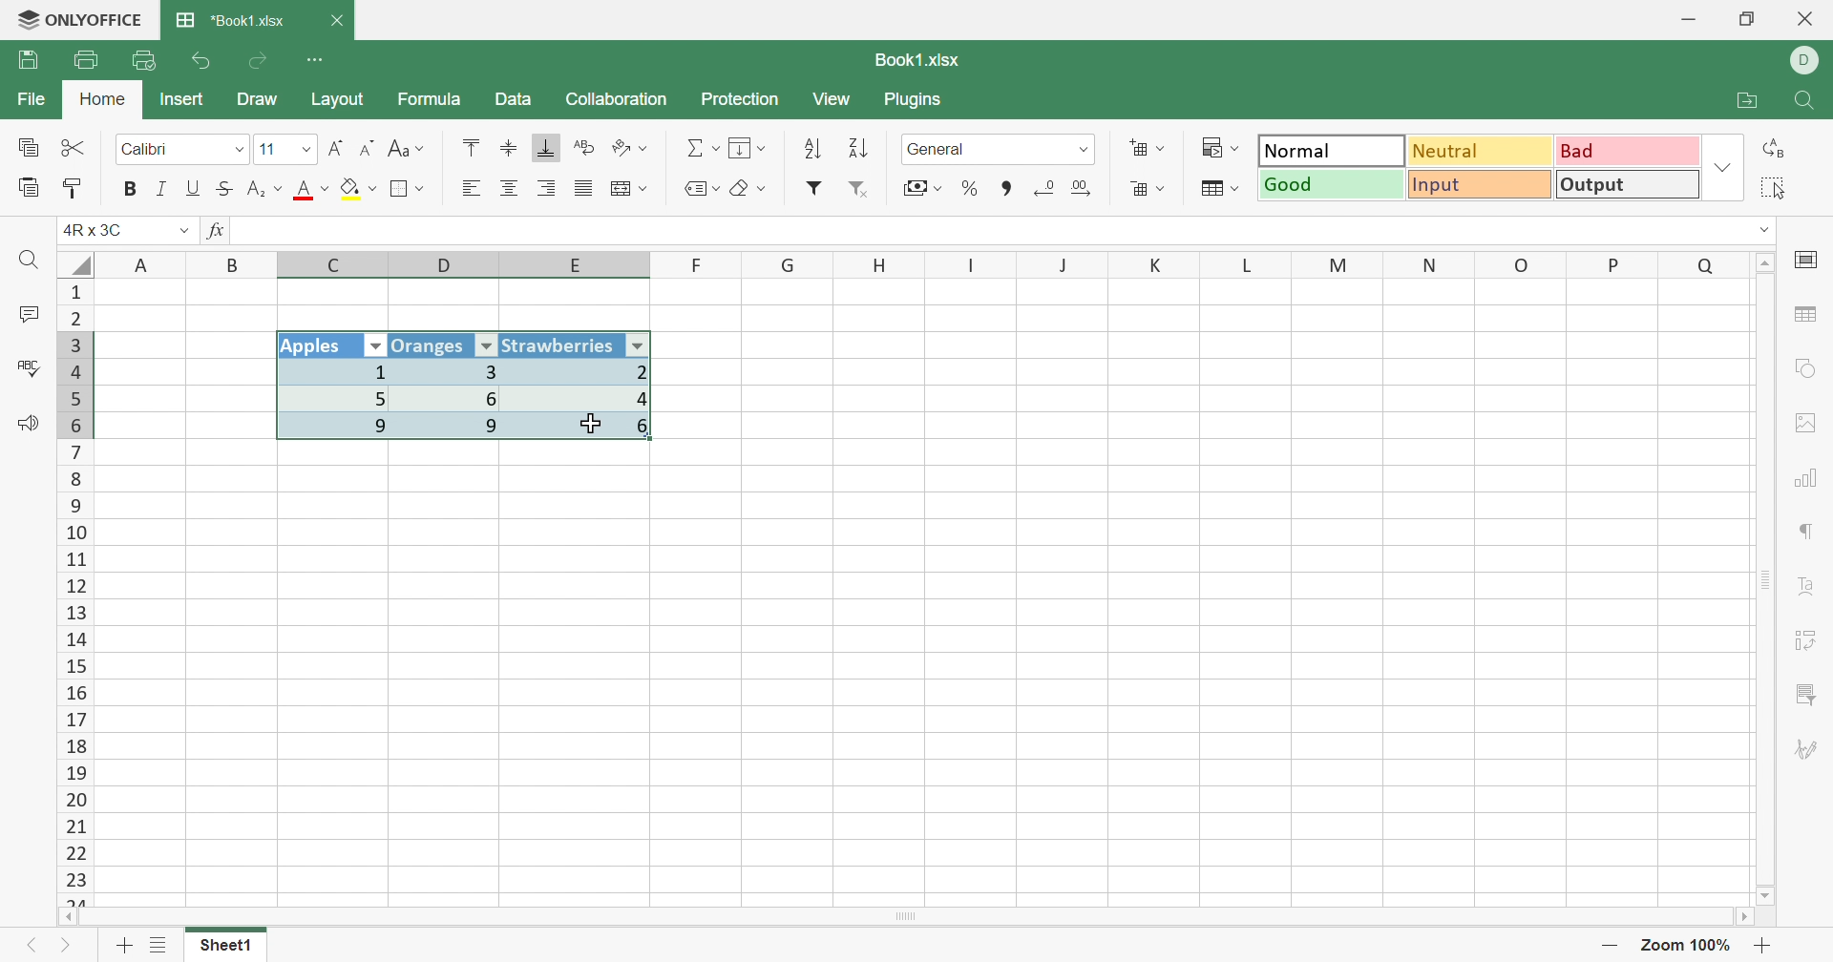 This screenshot has height=962, width=1833. What do you see at coordinates (338, 429) in the screenshot?
I see `9` at bounding box center [338, 429].